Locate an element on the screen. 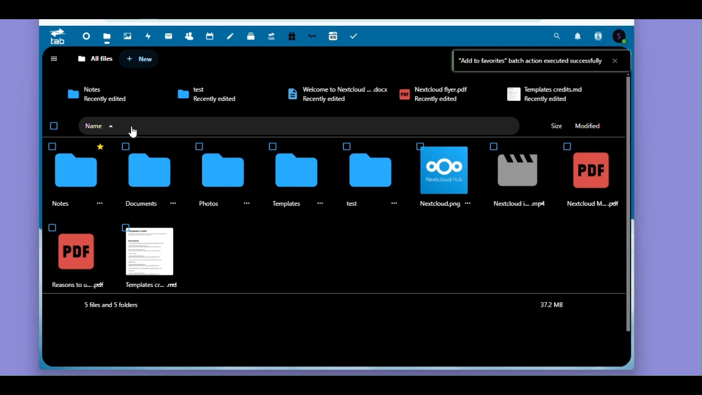  Favourite file is located at coordinates (75, 171).